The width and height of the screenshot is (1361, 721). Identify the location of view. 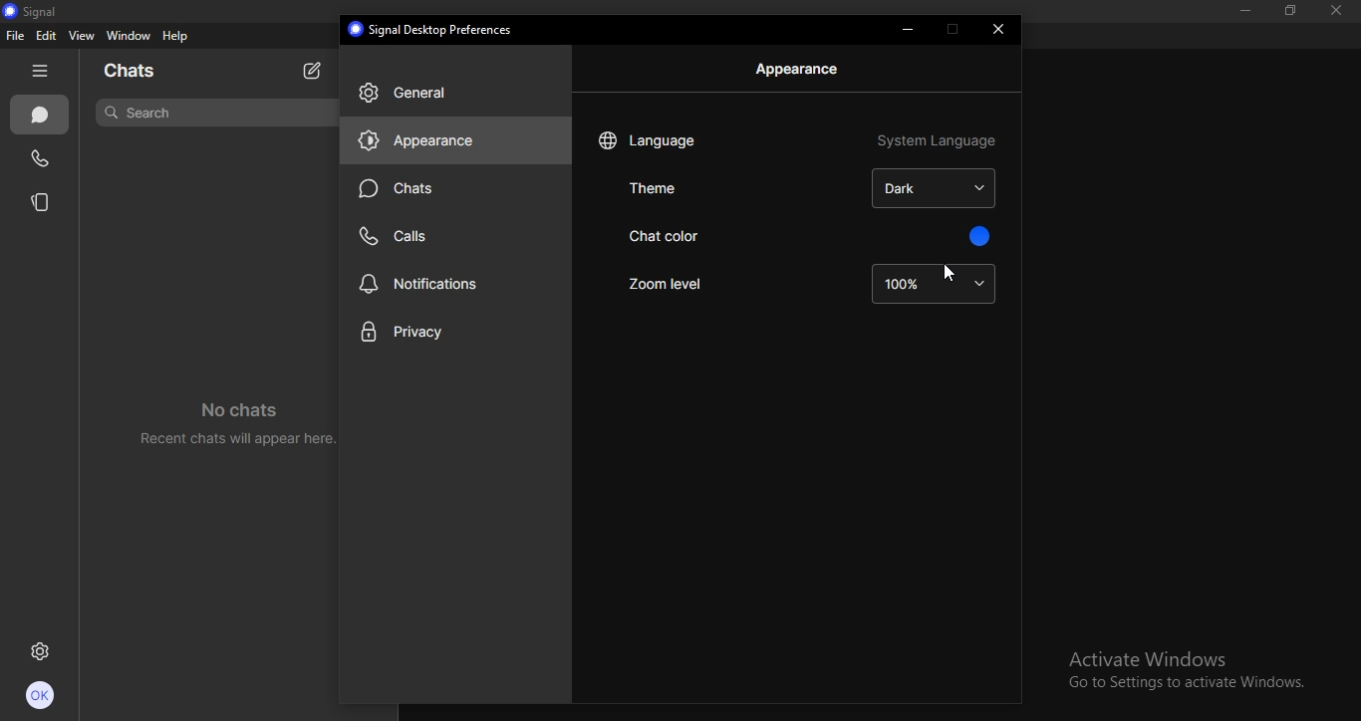
(81, 36).